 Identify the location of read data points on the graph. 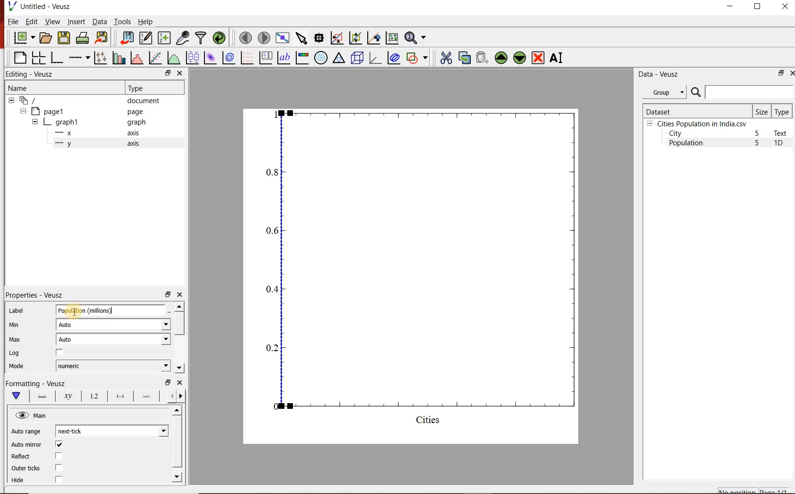
(318, 37).